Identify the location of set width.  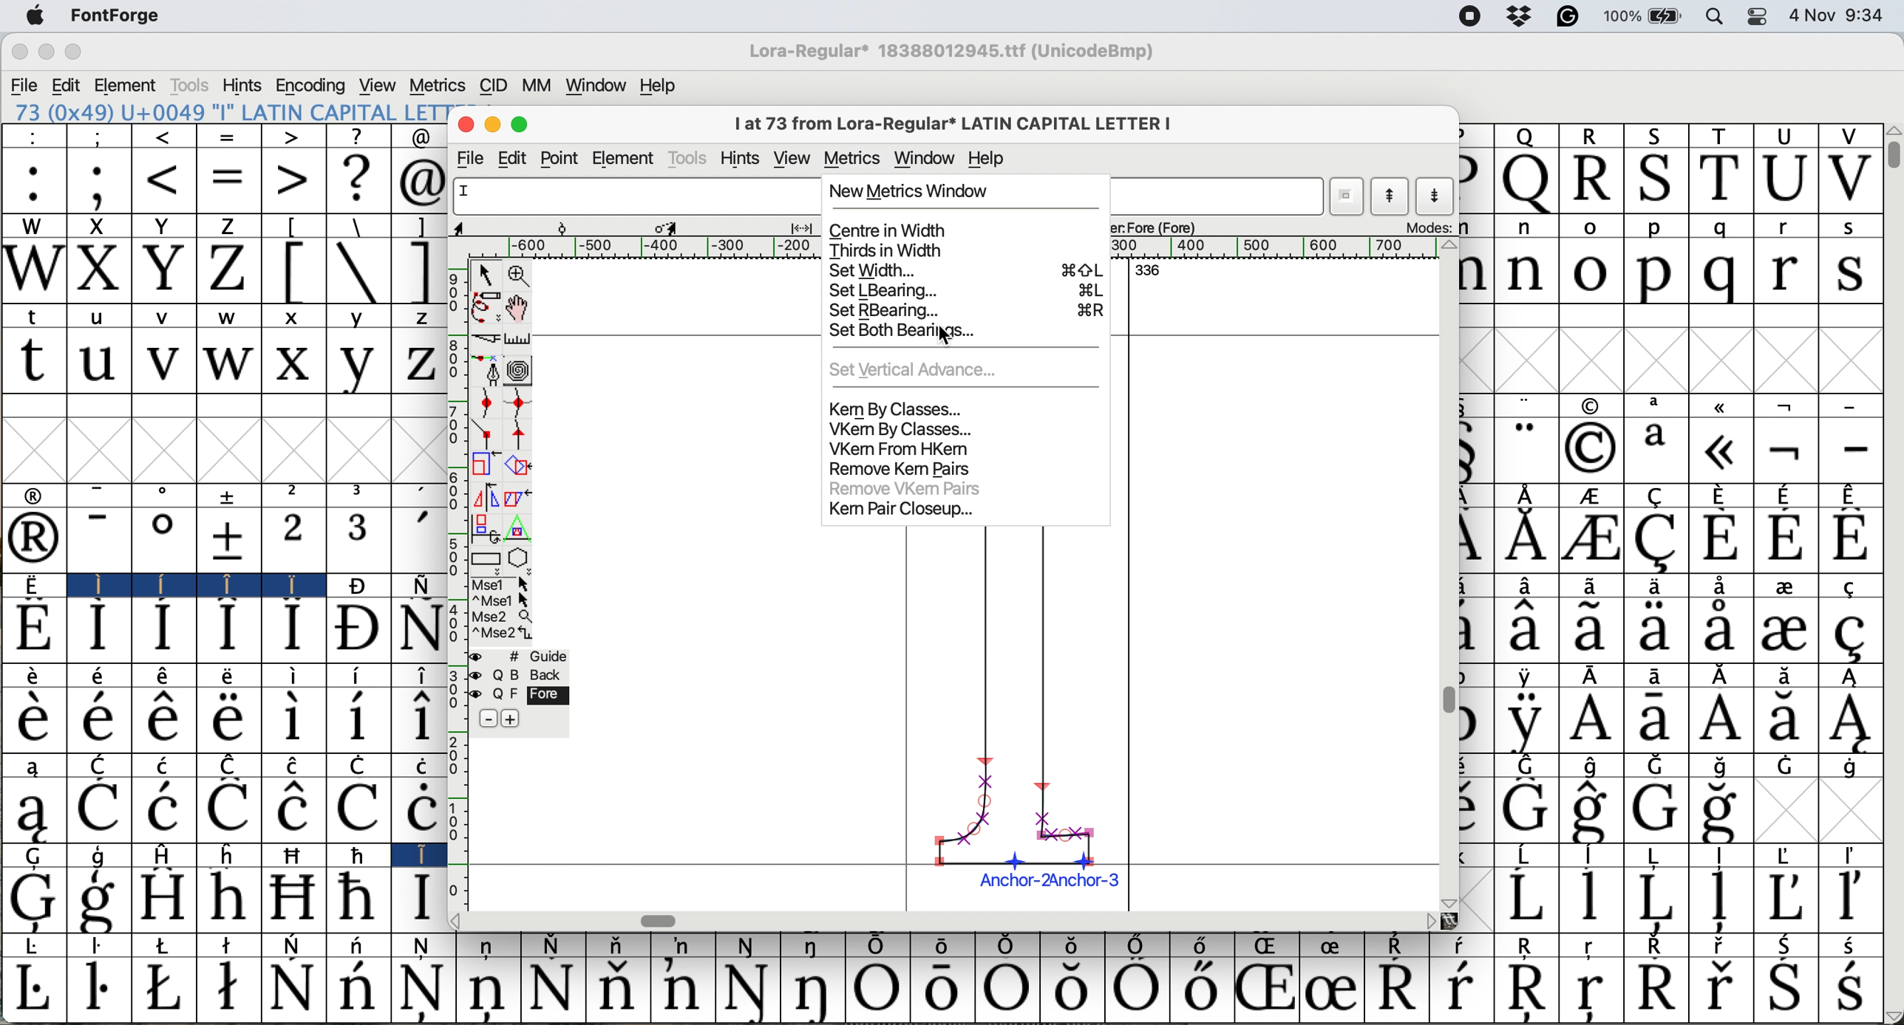
(964, 270).